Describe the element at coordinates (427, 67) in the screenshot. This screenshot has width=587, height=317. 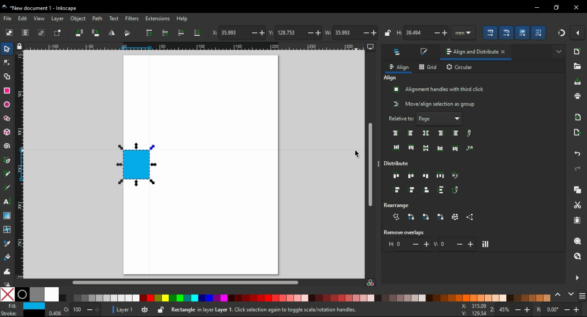
I see `grid` at that location.